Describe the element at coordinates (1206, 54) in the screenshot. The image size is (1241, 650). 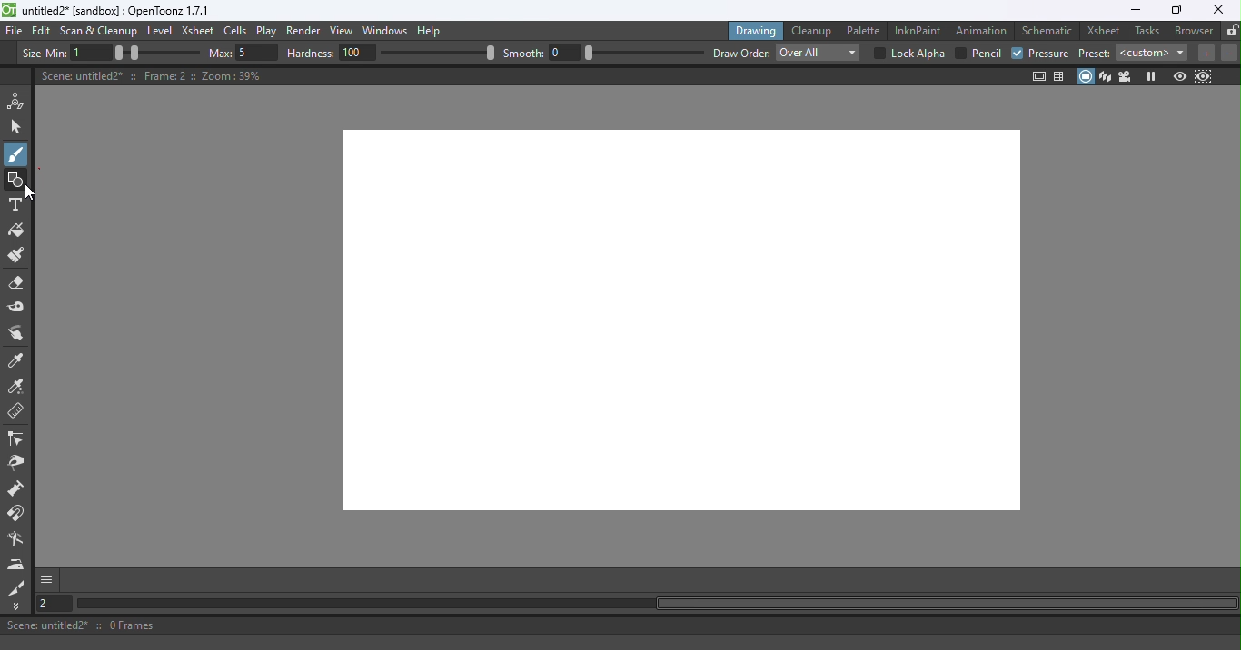
I see `increase` at that location.